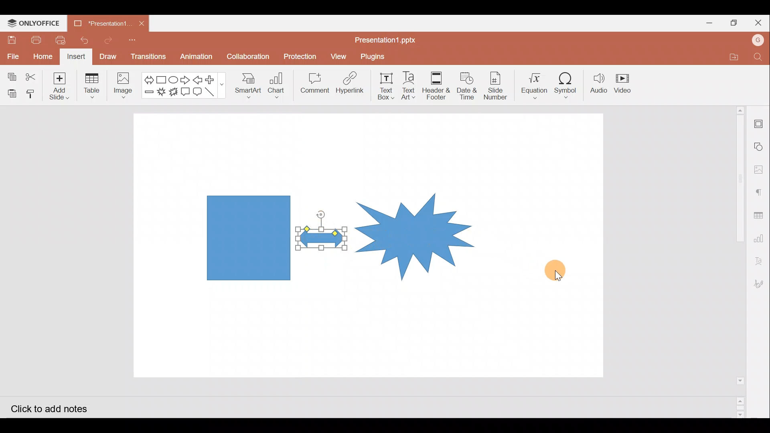 The image size is (770, 433). Describe the element at coordinates (383, 38) in the screenshot. I see `Presentation1.pptx` at that location.